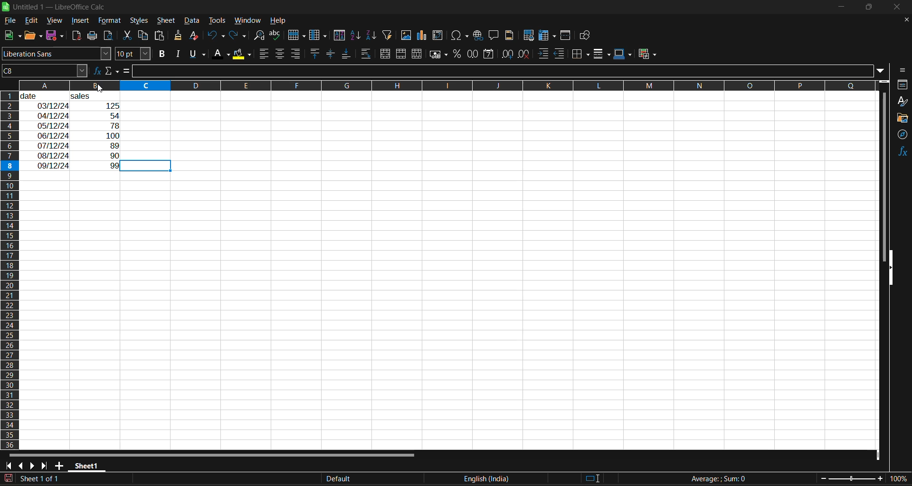 This screenshot has width=912, height=486. What do you see at coordinates (331, 54) in the screenshot?
I see `center vertically` at bounding box center [331, 54].